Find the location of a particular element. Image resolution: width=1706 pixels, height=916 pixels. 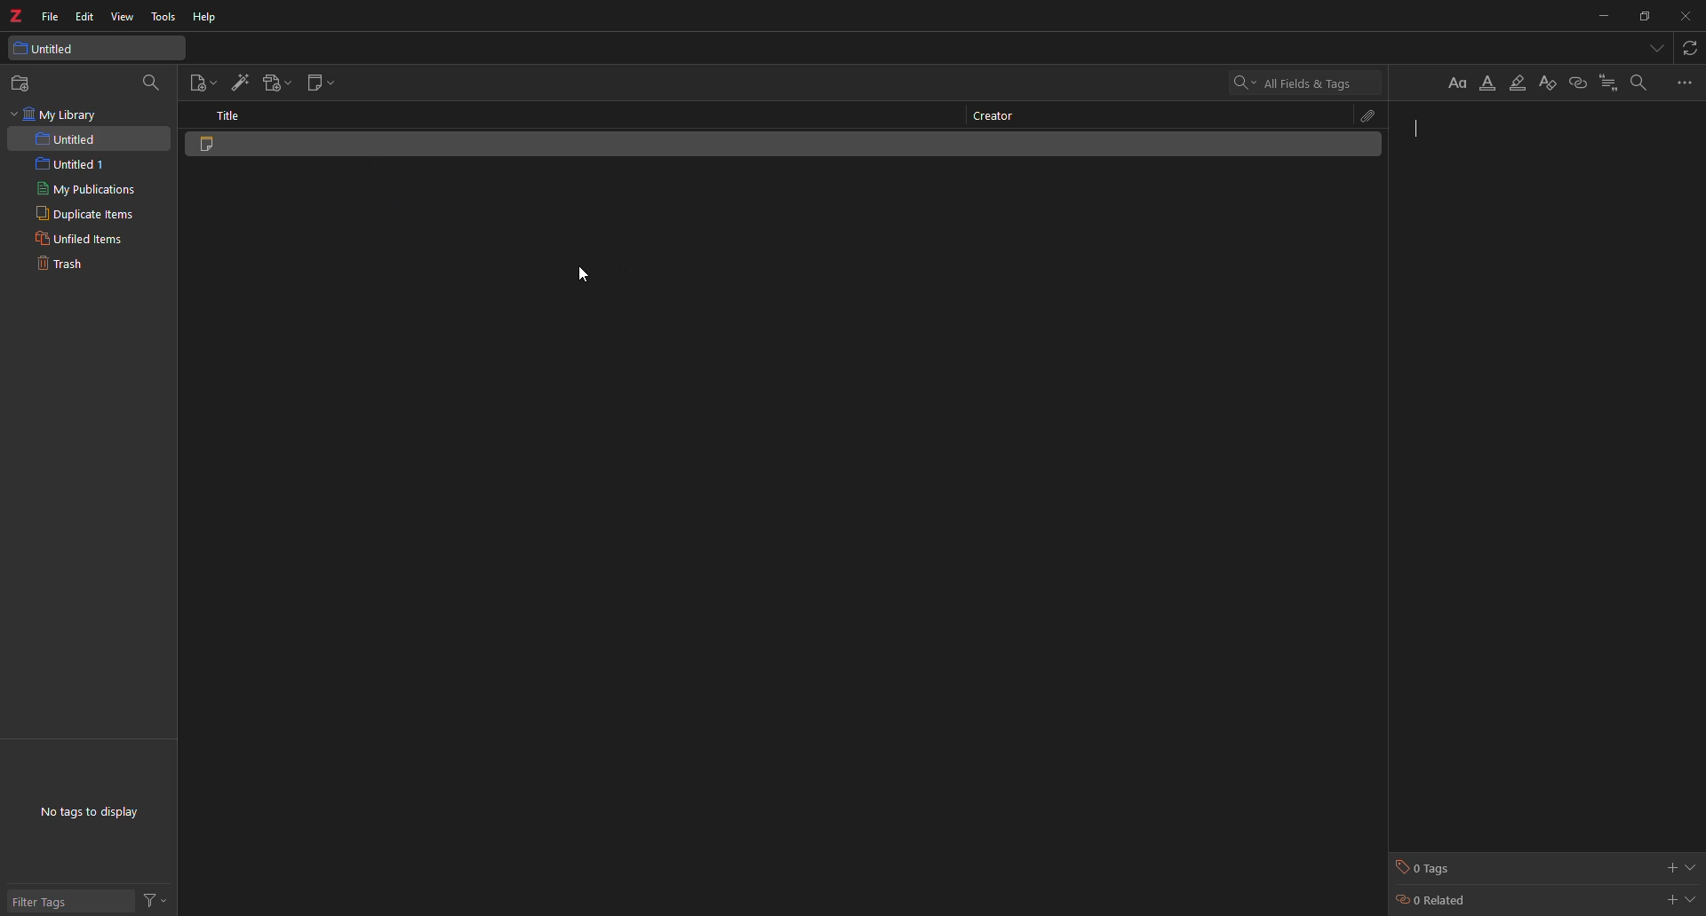

add attachment is located at coordinates (279, 81).